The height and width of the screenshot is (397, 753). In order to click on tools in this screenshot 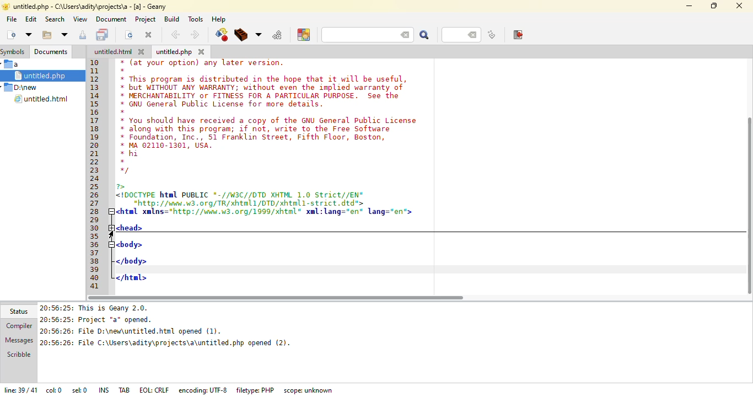, I will do `click(196, 19)`.